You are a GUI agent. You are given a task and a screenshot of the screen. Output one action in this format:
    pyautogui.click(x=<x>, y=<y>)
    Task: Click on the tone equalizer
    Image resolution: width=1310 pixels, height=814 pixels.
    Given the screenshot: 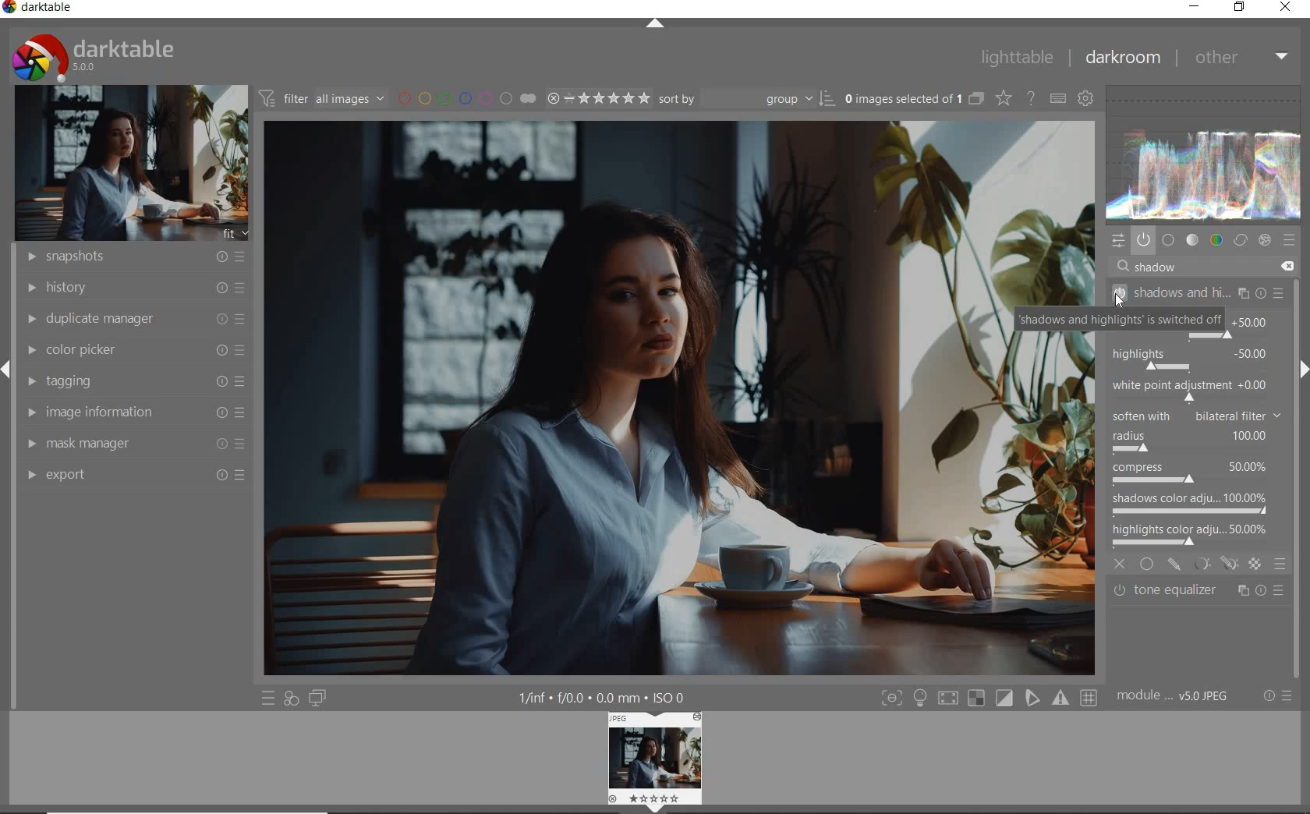 What is the action you would take?
    pyautogui.click(x=1198, y=593)
    